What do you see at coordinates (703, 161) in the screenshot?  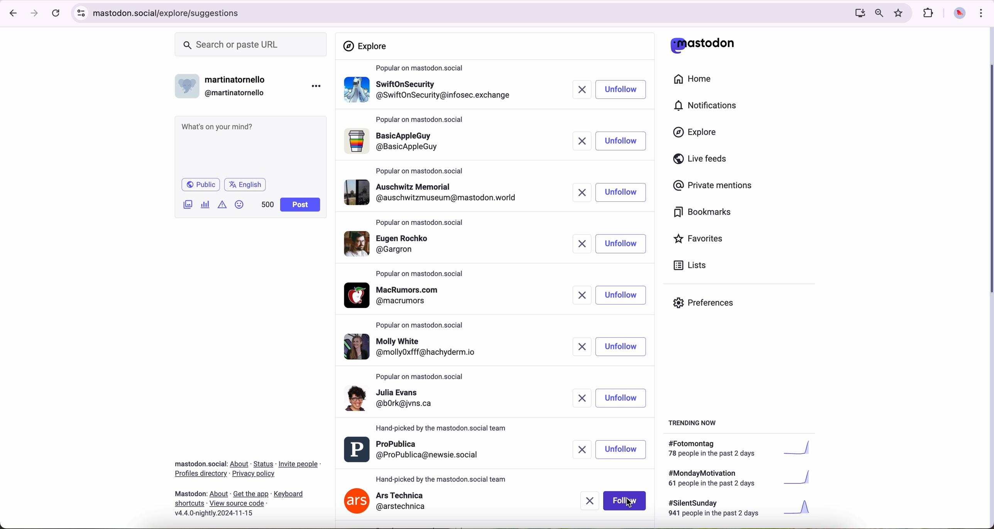 I see `live feeds` at bounding box center [703, 161].